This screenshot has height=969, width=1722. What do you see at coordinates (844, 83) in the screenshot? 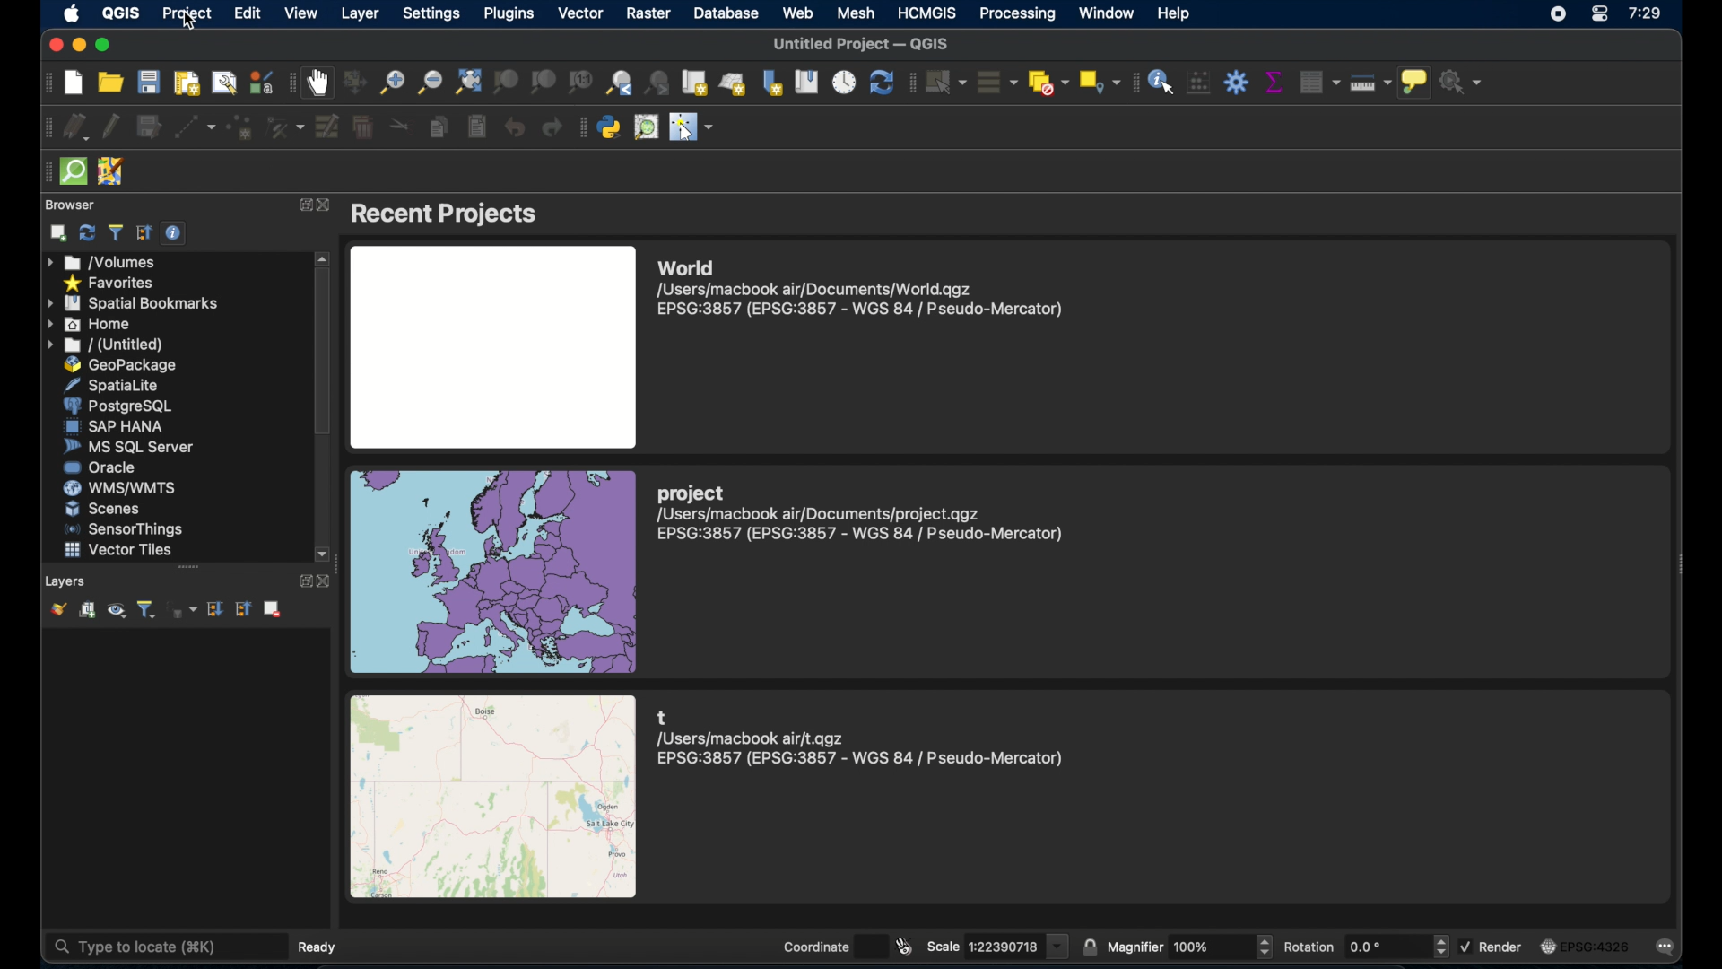
I see `temporal controller panel` at bounding box center [844, 83].